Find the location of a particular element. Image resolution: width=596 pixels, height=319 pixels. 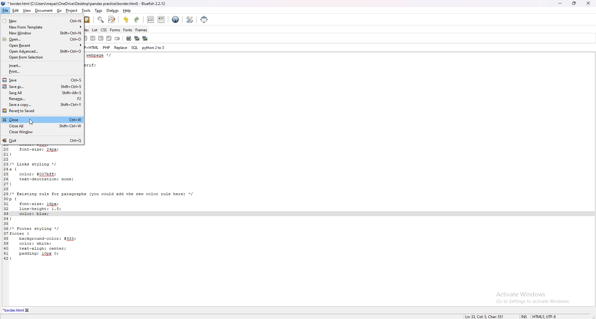

php+html is located at coordinates (93, 47).